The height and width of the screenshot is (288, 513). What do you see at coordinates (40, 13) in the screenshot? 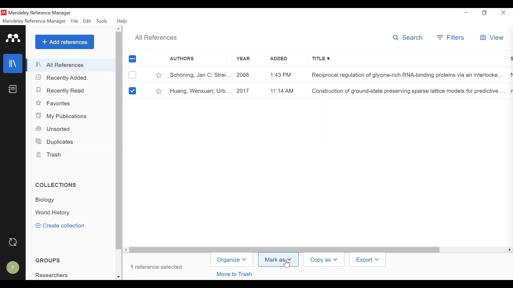
I see `Mendeley Reference Manager` at bounding box center [40, 13].